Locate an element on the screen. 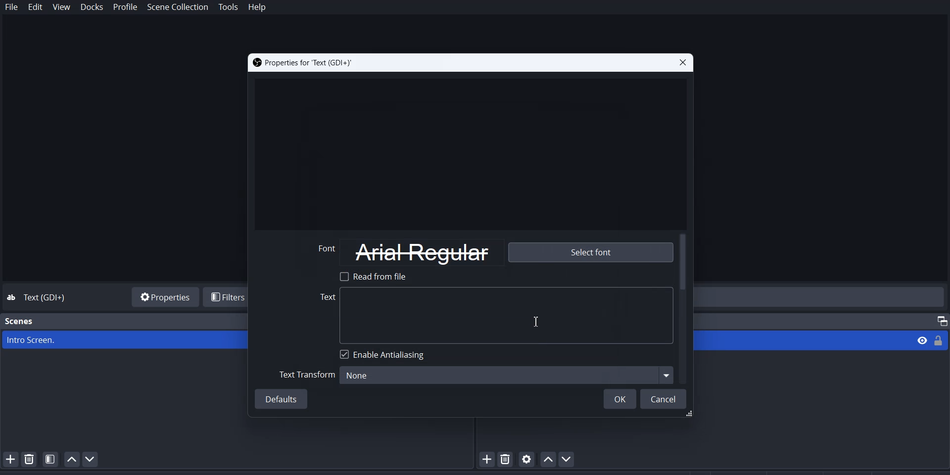 The image size is (950, 475). Vertical Scroll bar is located at coordinates (684, 308).